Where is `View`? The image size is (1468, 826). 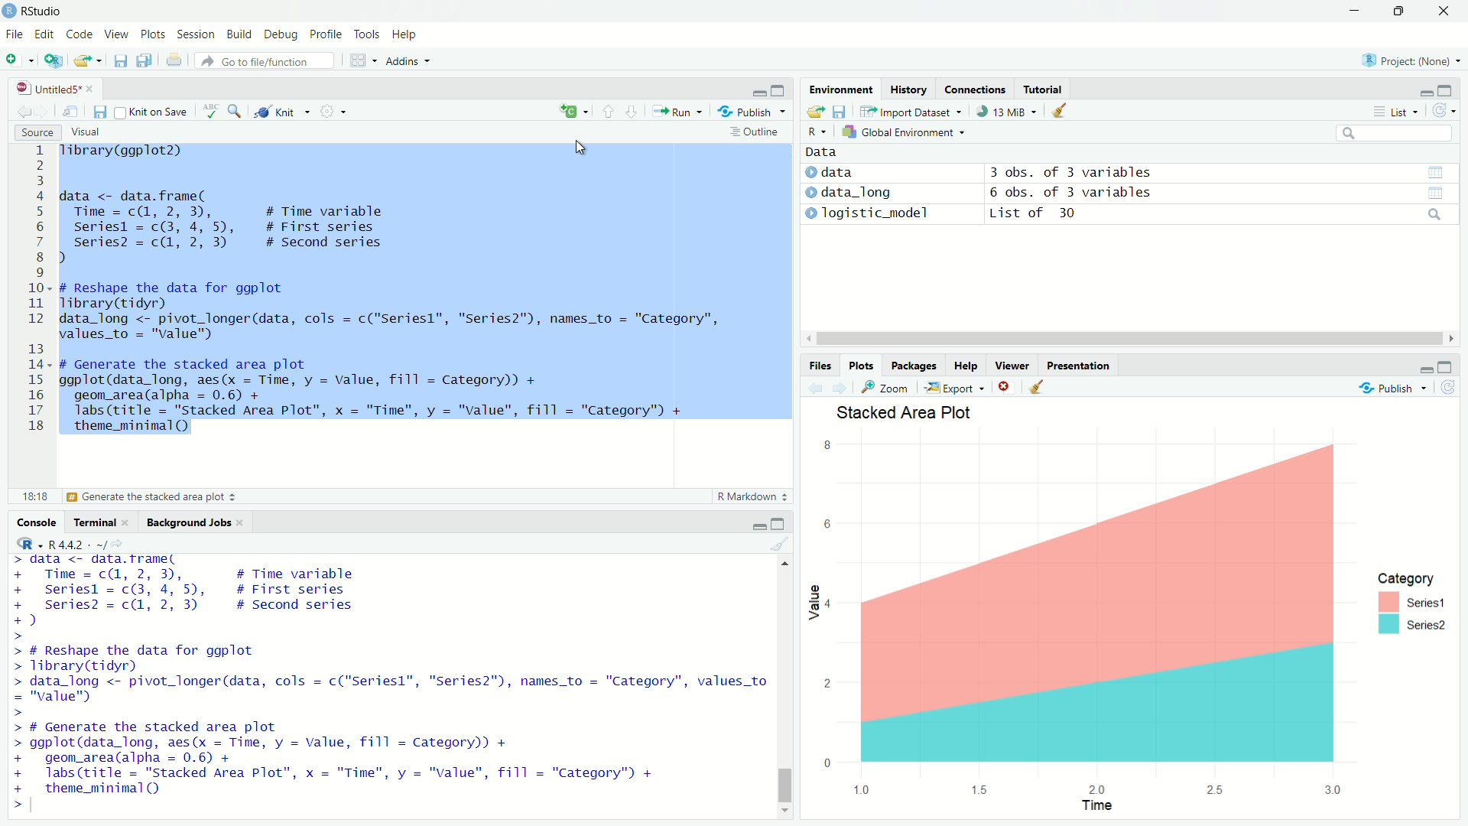 View is located at coordinates (116, 32).